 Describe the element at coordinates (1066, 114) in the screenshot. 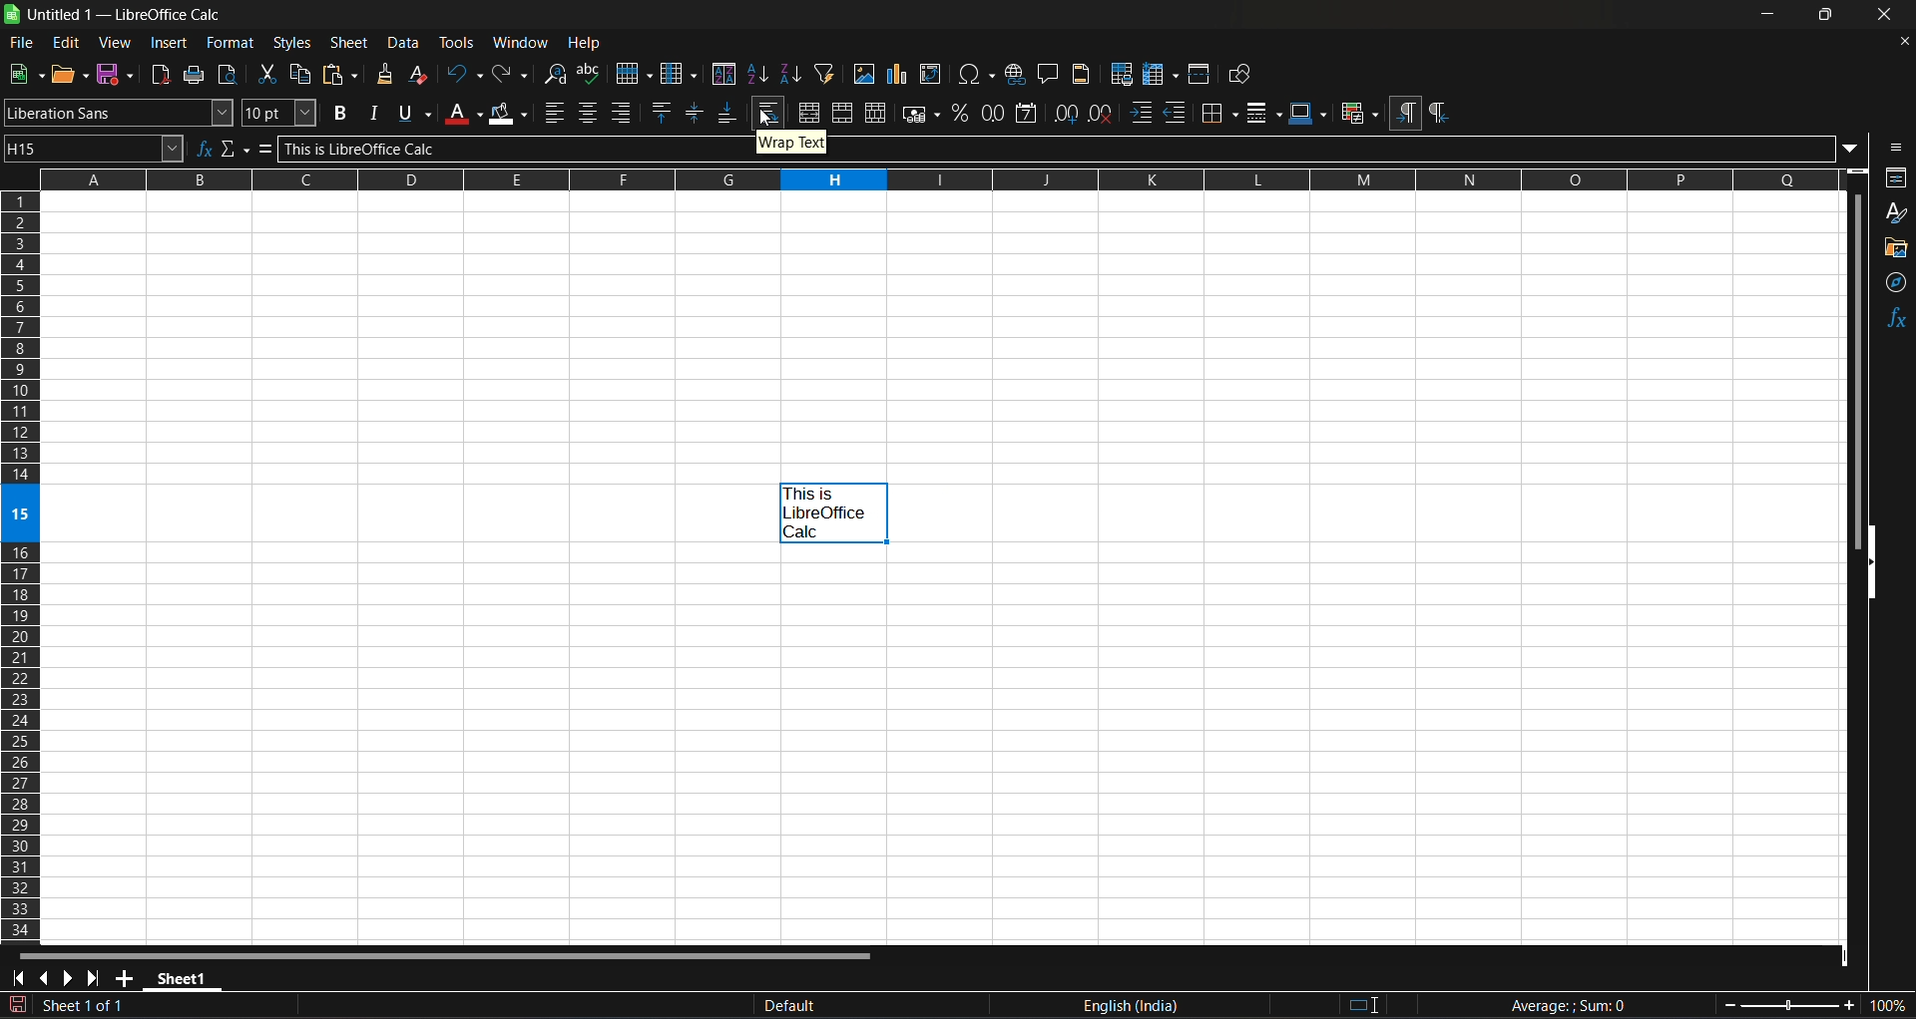

I see `add decimal place` at that location.